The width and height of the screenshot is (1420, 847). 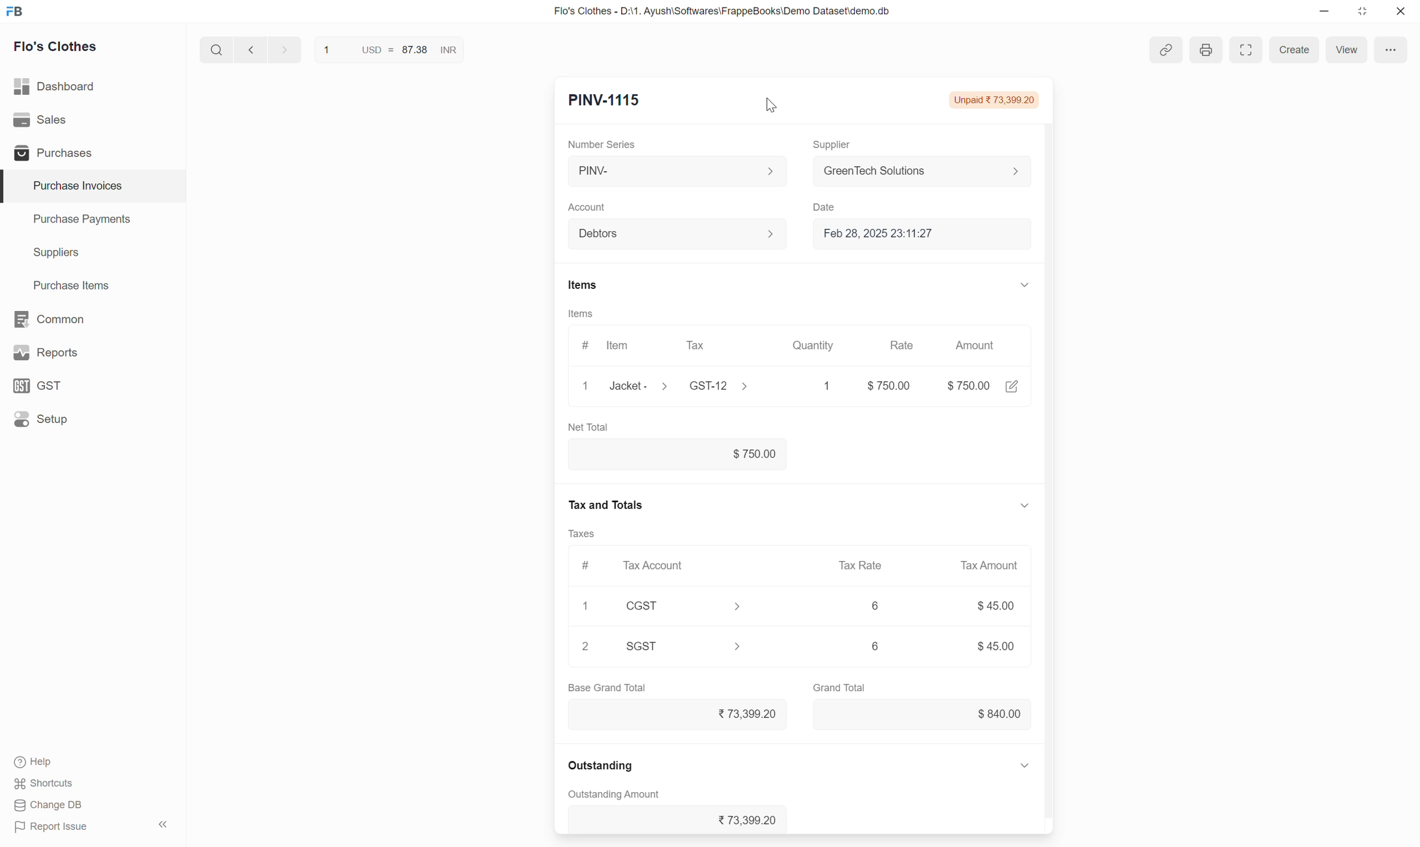 I want to click on Sales, so click(x=92, y=120).